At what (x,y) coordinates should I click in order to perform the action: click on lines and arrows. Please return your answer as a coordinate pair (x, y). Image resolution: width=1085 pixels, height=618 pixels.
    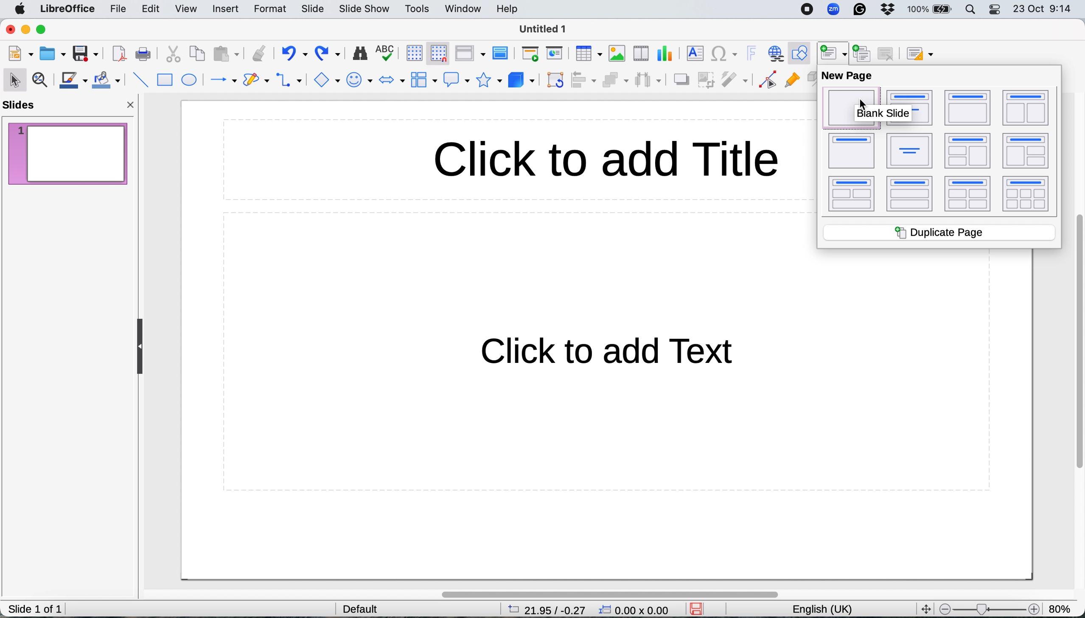
    Looking at the image, I should click on (221, 81).